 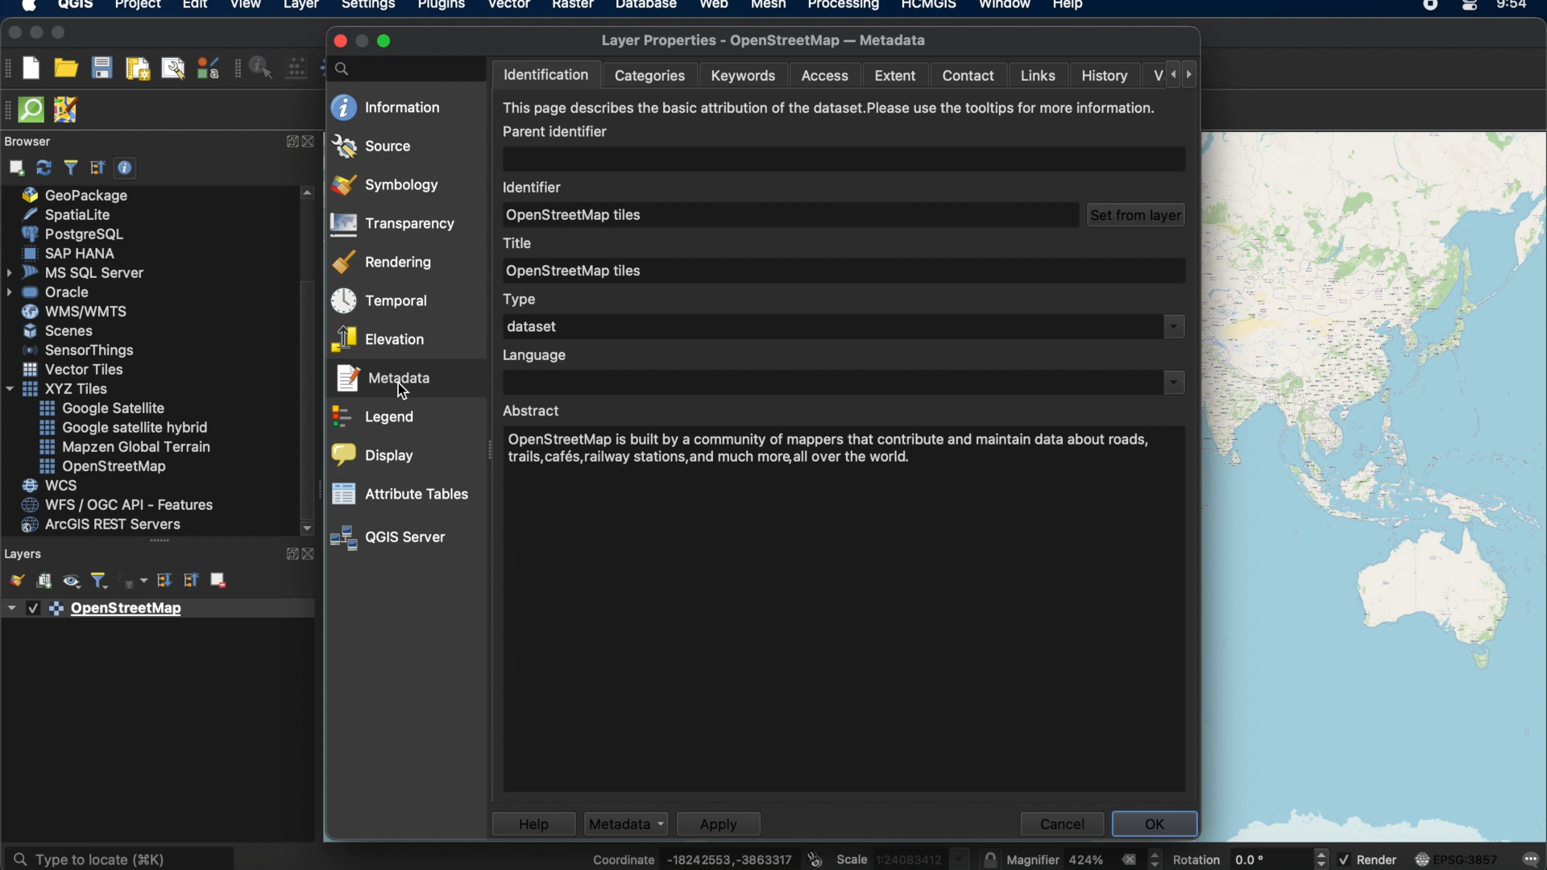 I want to click on dataset, so click(x=529, y=326).